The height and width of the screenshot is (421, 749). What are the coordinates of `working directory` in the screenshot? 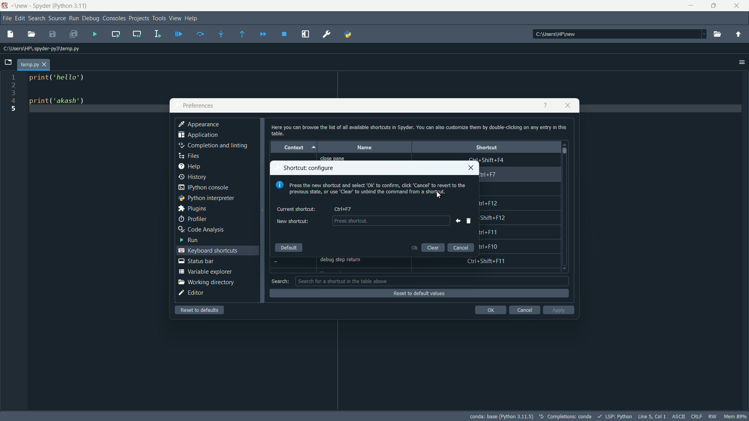 It's located at (206, 282).